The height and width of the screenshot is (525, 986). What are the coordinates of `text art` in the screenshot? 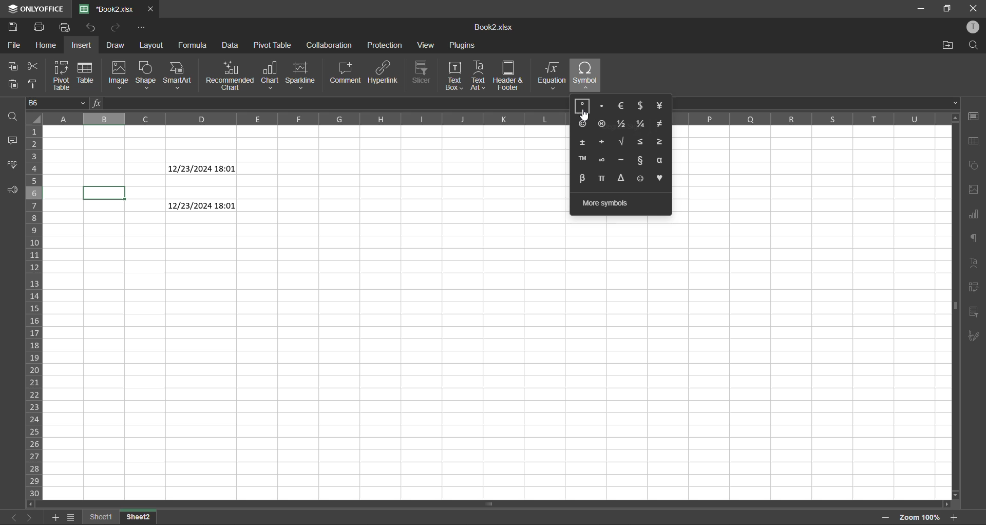 It's located at (480, 77).